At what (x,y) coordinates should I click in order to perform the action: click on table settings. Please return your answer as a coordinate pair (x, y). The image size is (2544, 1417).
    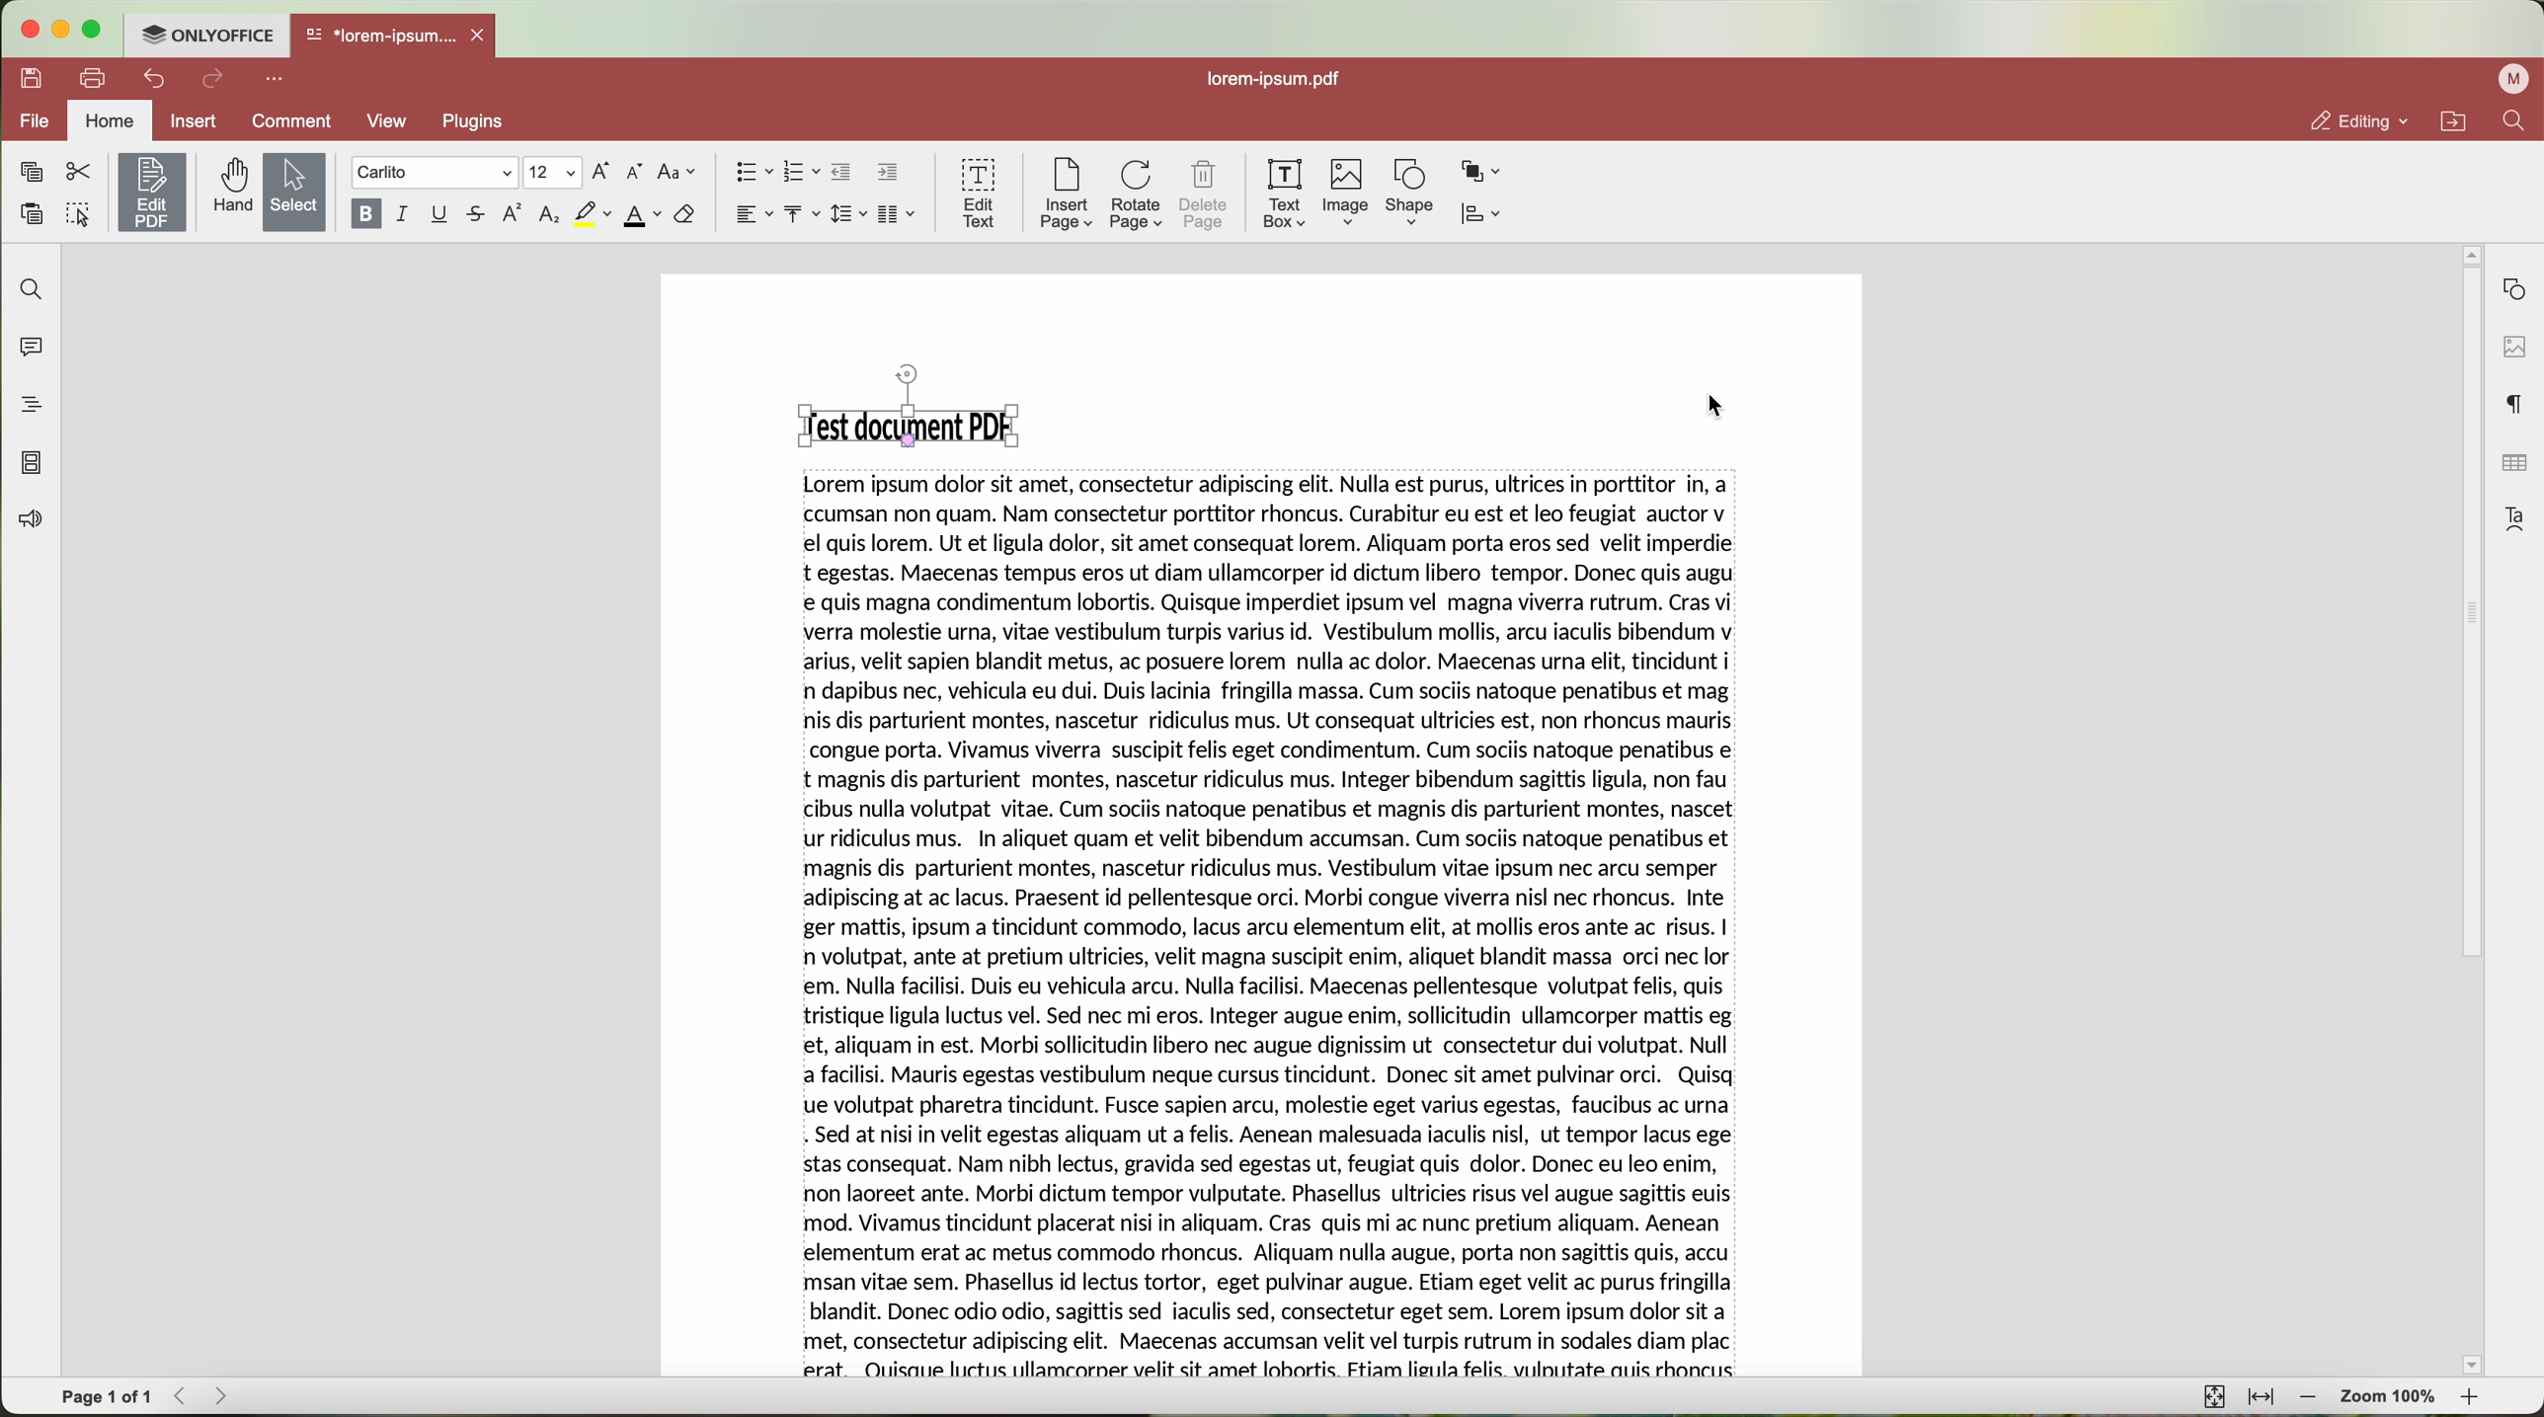
    Looking at the image, I should click on (2513, 463).